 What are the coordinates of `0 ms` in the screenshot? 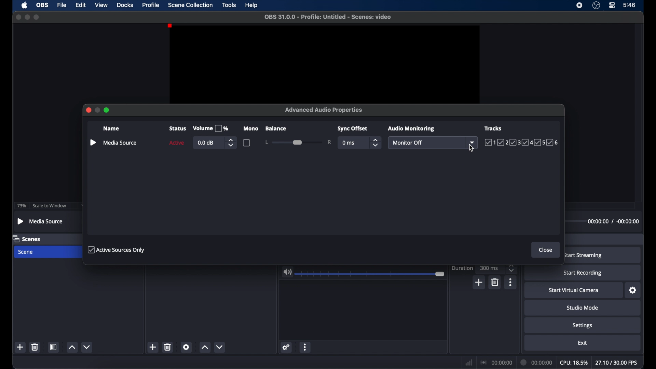 It's located at (349, 143).